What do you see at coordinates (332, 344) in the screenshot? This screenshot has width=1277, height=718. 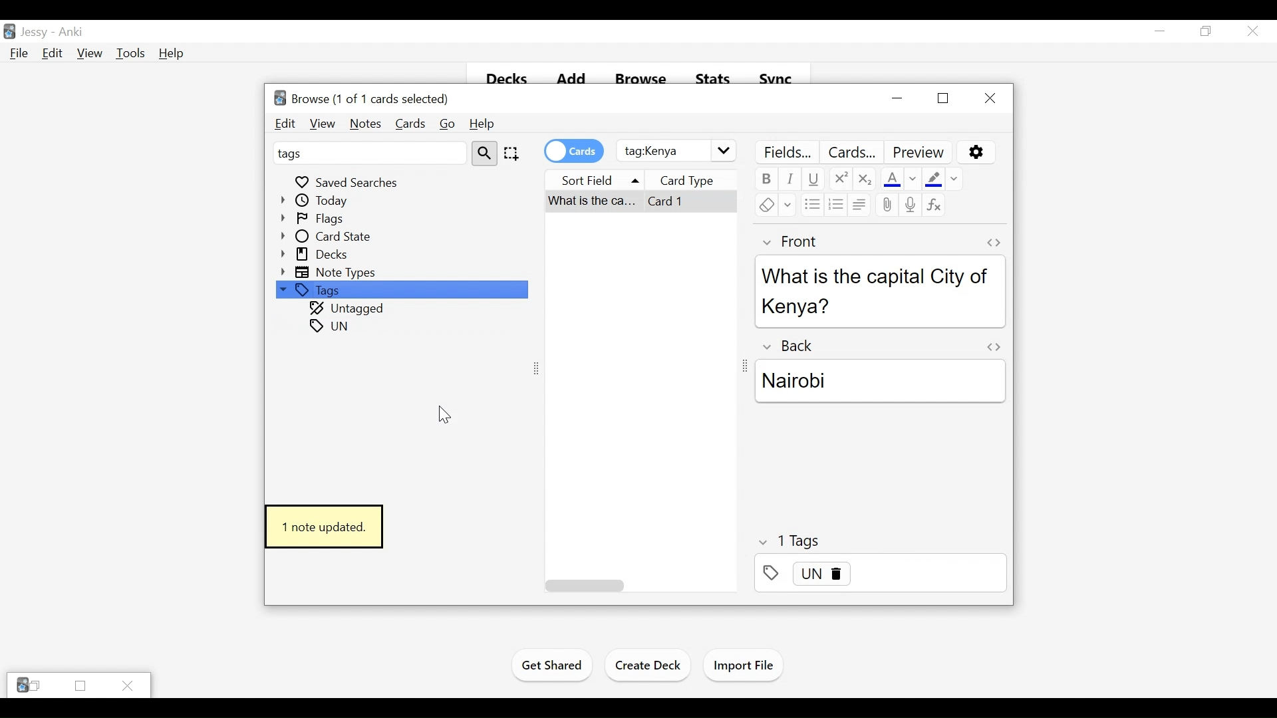 I see `tags` at bounding box center [332, 344].